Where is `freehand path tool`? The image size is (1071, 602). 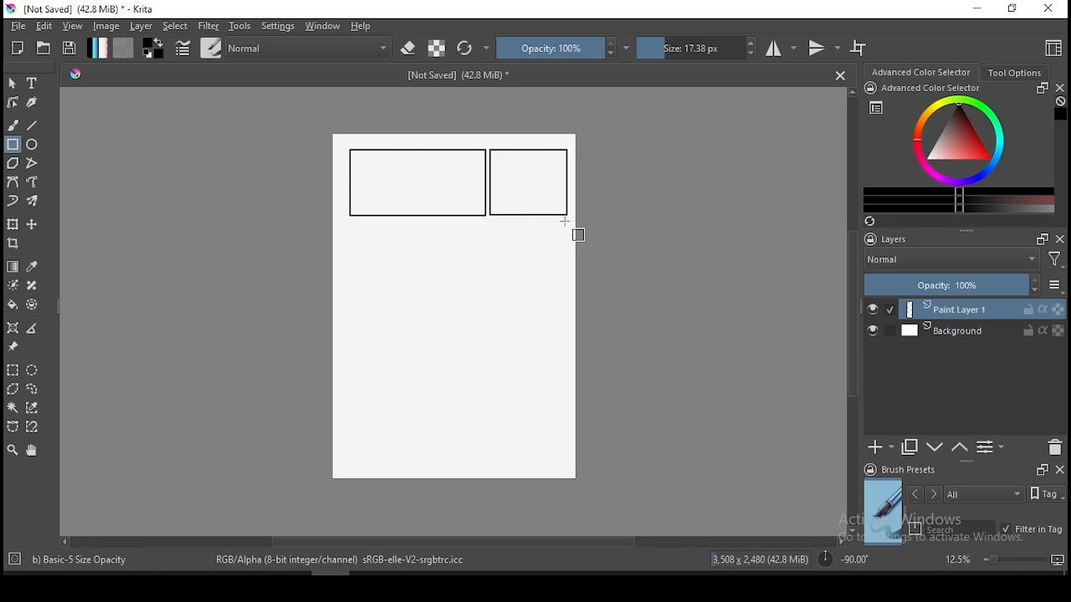 freehand path tool is located at coordinates (33, 182).